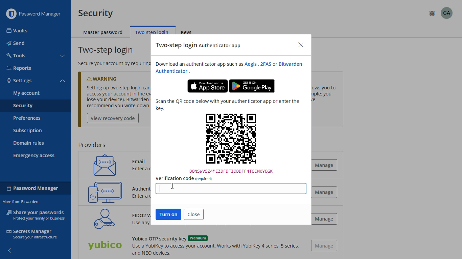 This screenshot has width=462, height=259. Describe the element at coordinates (292, 64) in the screenshot. I see `Bitwarden` at that location.